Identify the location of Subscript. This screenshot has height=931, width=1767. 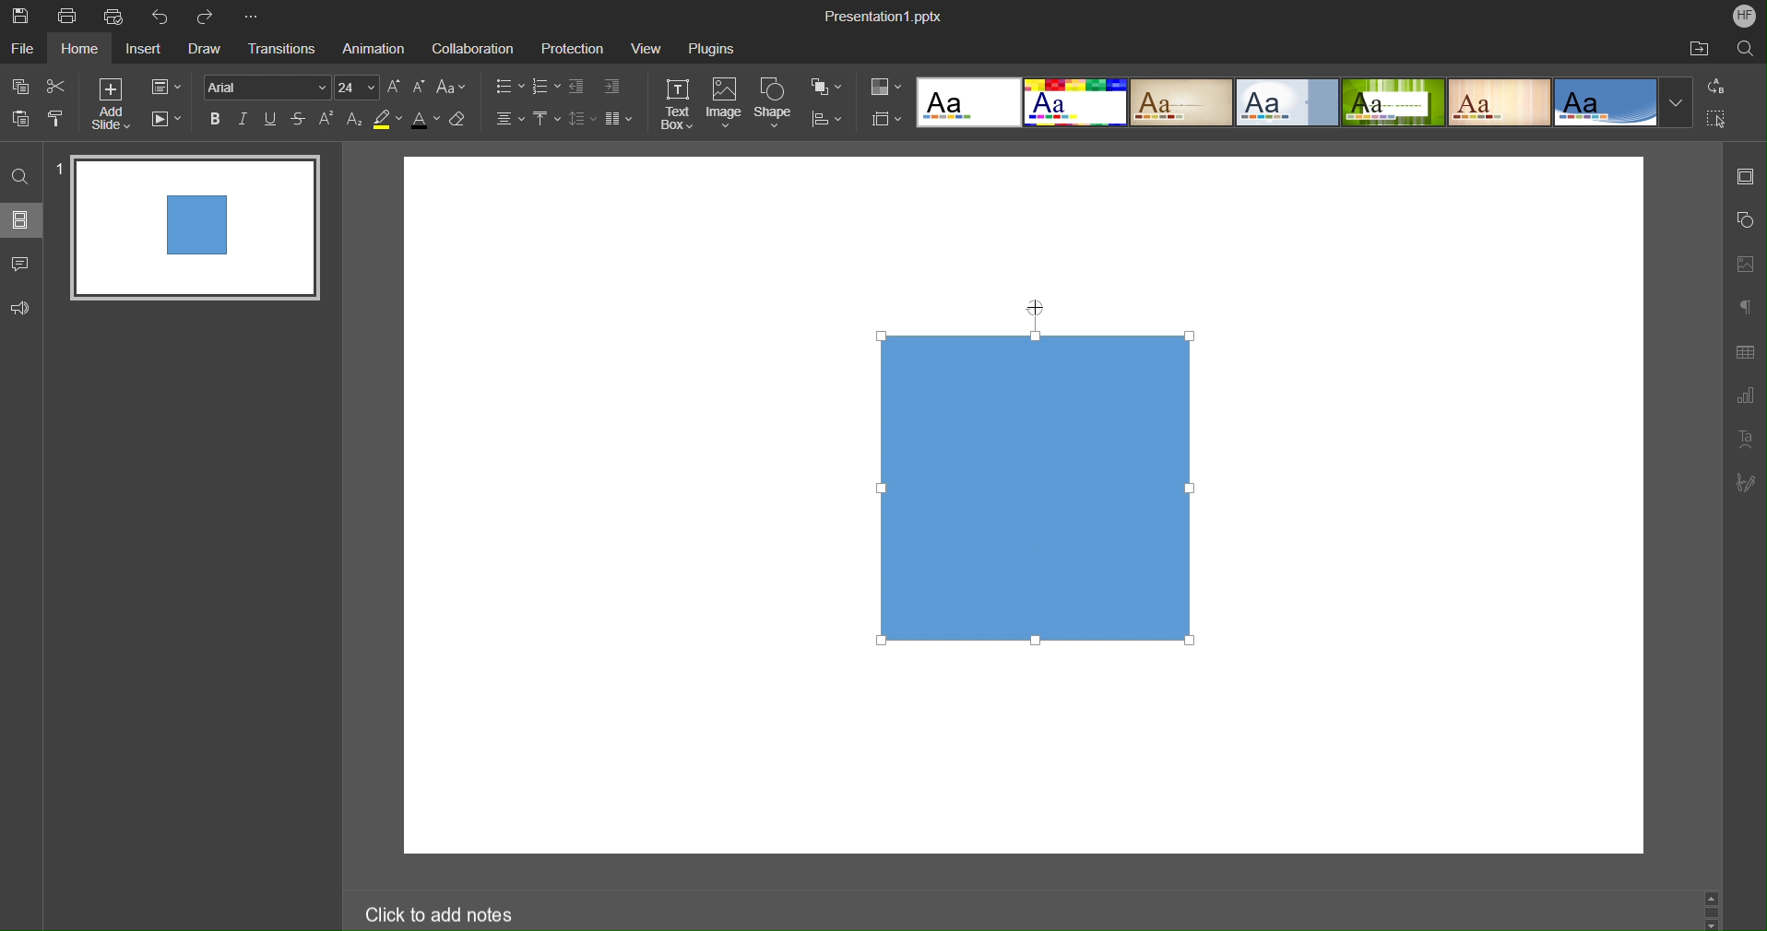
(355, 119).